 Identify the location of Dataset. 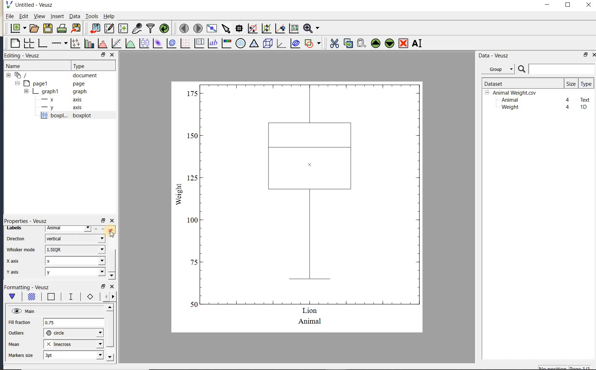
(520, 83).